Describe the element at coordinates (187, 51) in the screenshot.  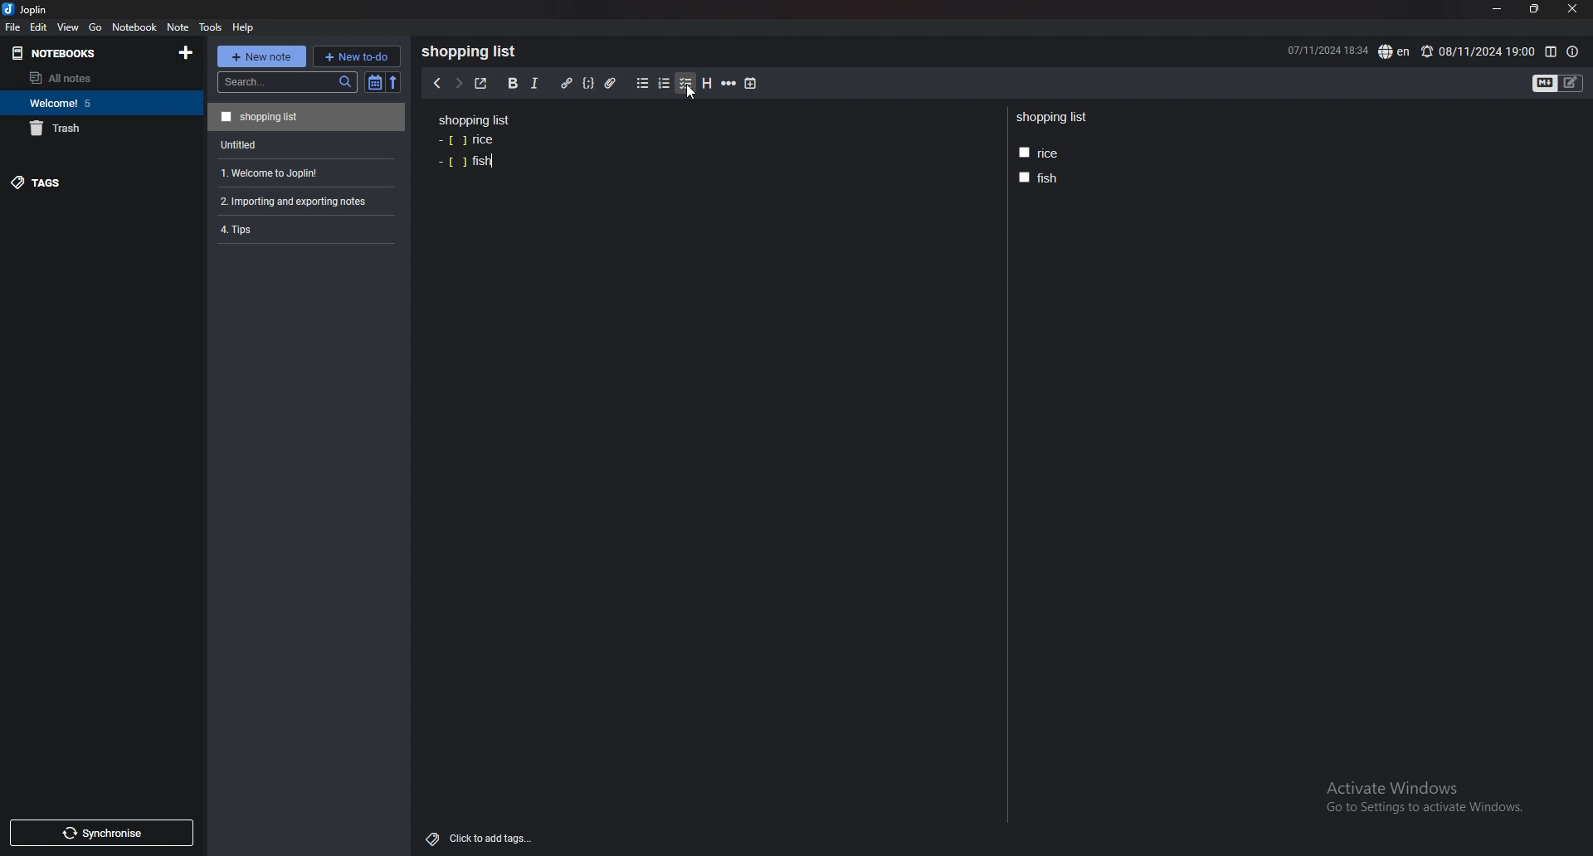
I see `add notebooks` at that location.